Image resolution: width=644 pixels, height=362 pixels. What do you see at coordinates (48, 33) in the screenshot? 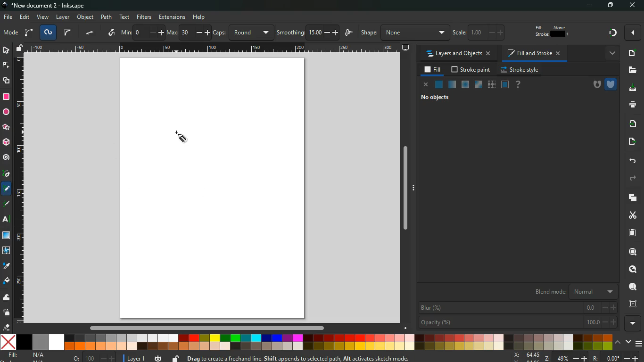
I see `spyro path` at bounding box center [48, 33].